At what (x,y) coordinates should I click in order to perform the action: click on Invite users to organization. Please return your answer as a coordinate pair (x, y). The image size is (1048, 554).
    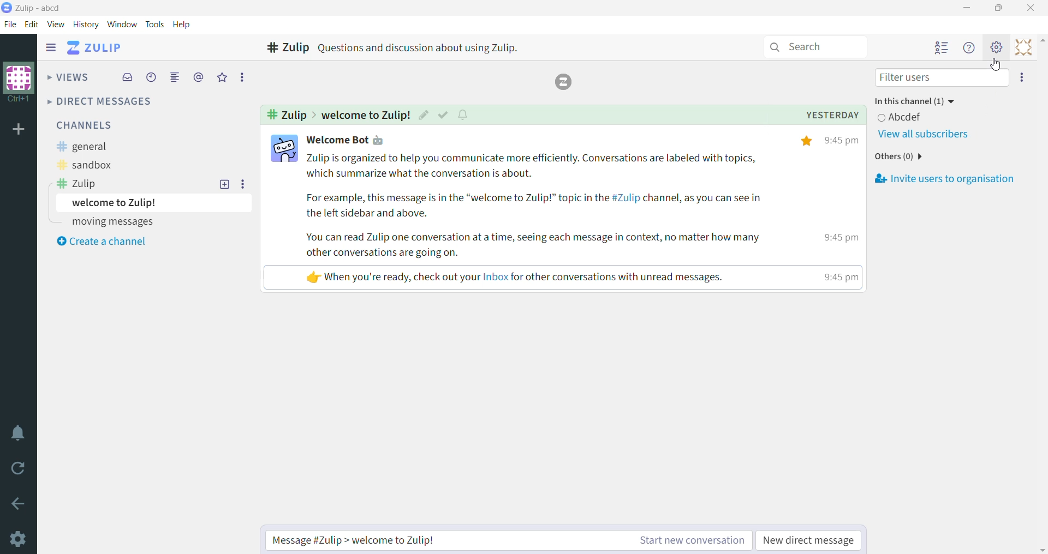
    Looking at the image, I should click on (944, 179).